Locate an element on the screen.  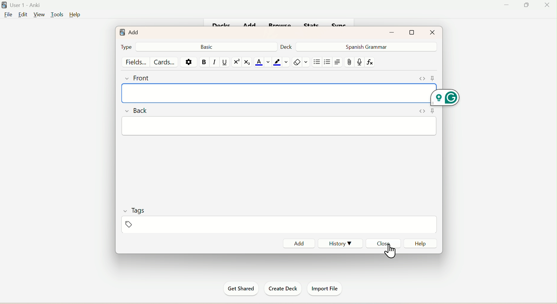
Create Deck is located at coordinates (281, 289).